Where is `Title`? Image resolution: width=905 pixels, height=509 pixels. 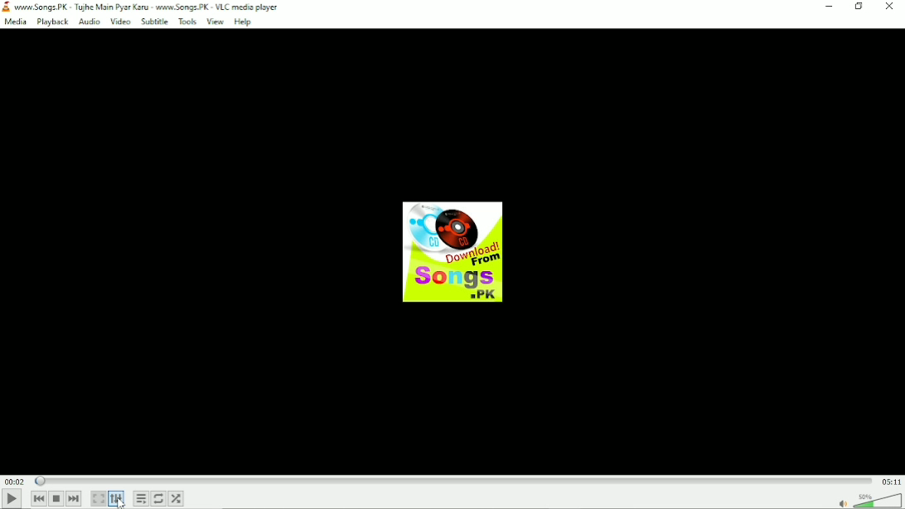 Title is located at coordinates (143, 7).